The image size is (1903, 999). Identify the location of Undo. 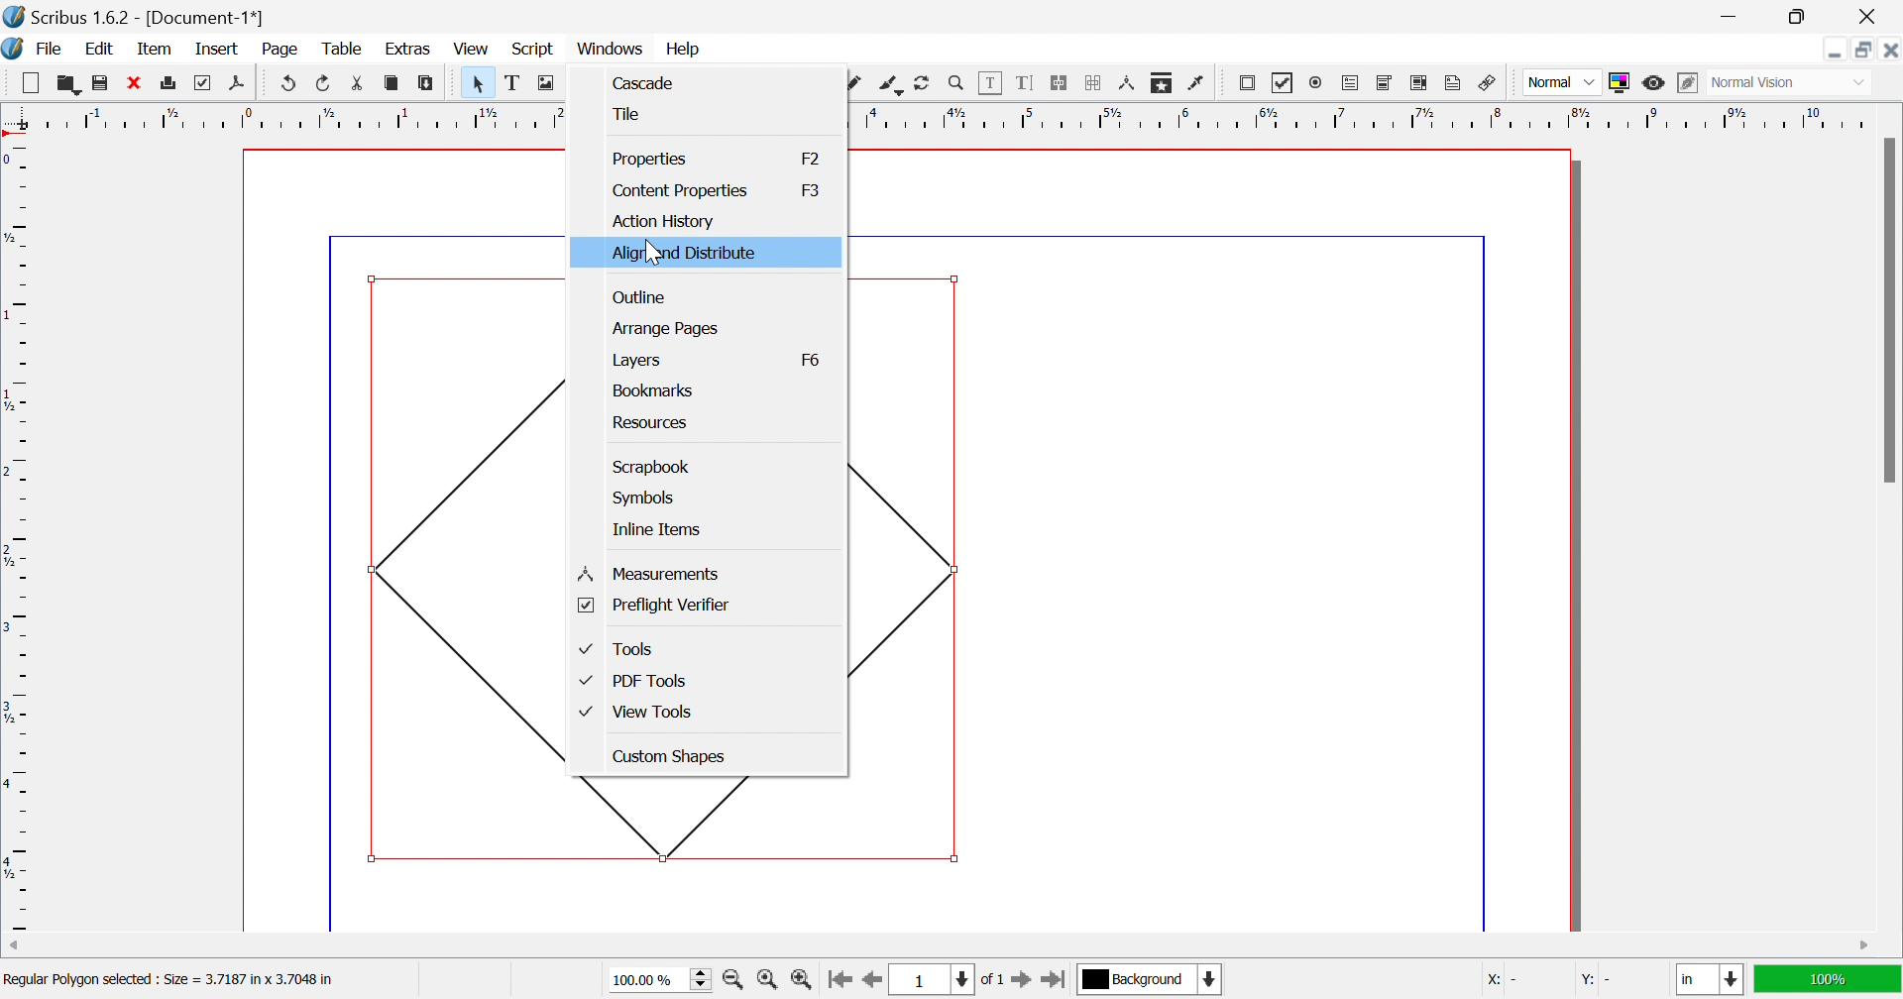
(289, 83).